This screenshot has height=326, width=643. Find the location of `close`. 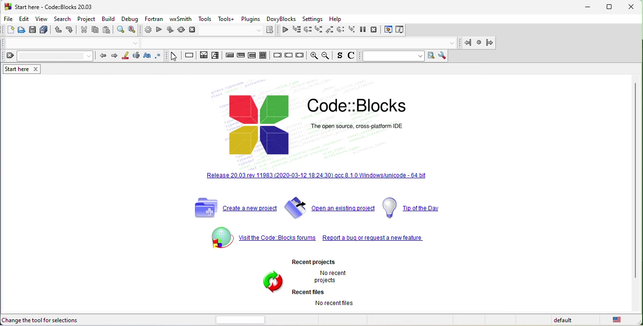

close is located at coordinates (633, 7).